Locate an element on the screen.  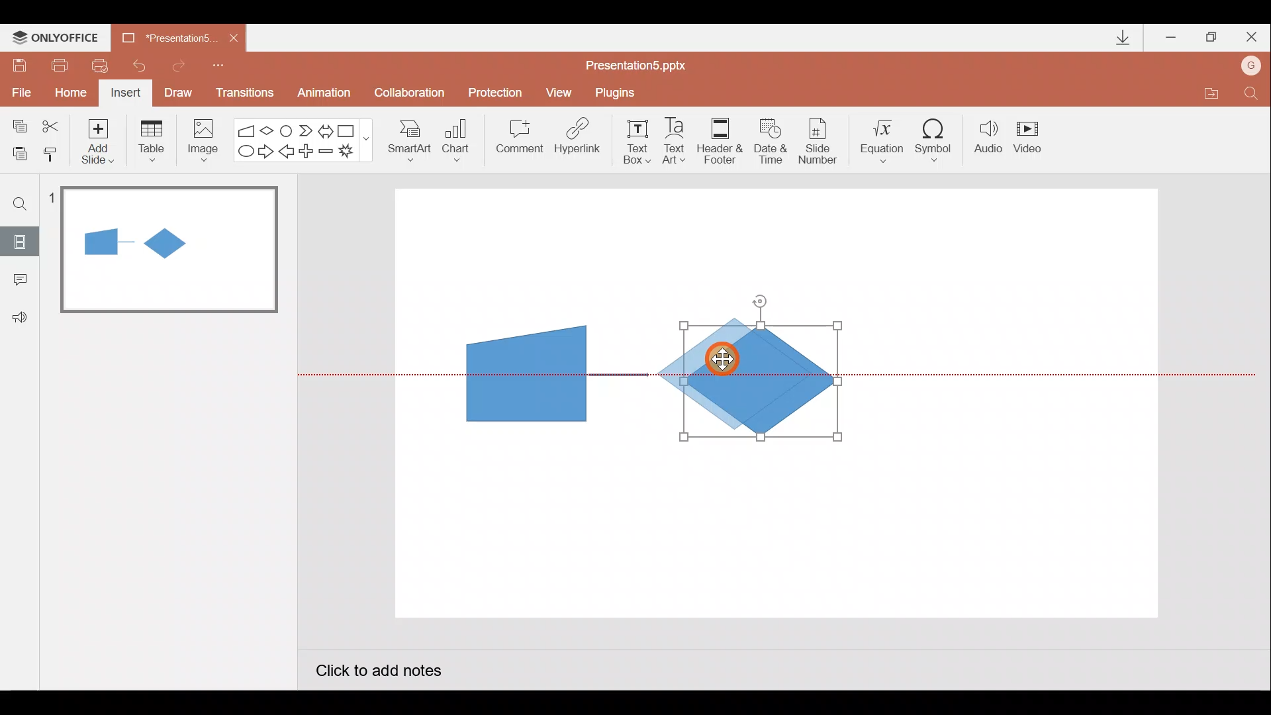
Downloads is located at coordinates (1121, 38).